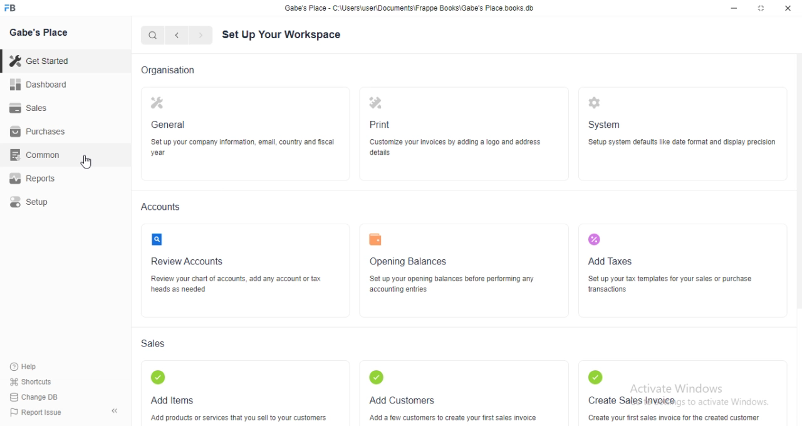  I want to click on Add Items, so click(174, 388).